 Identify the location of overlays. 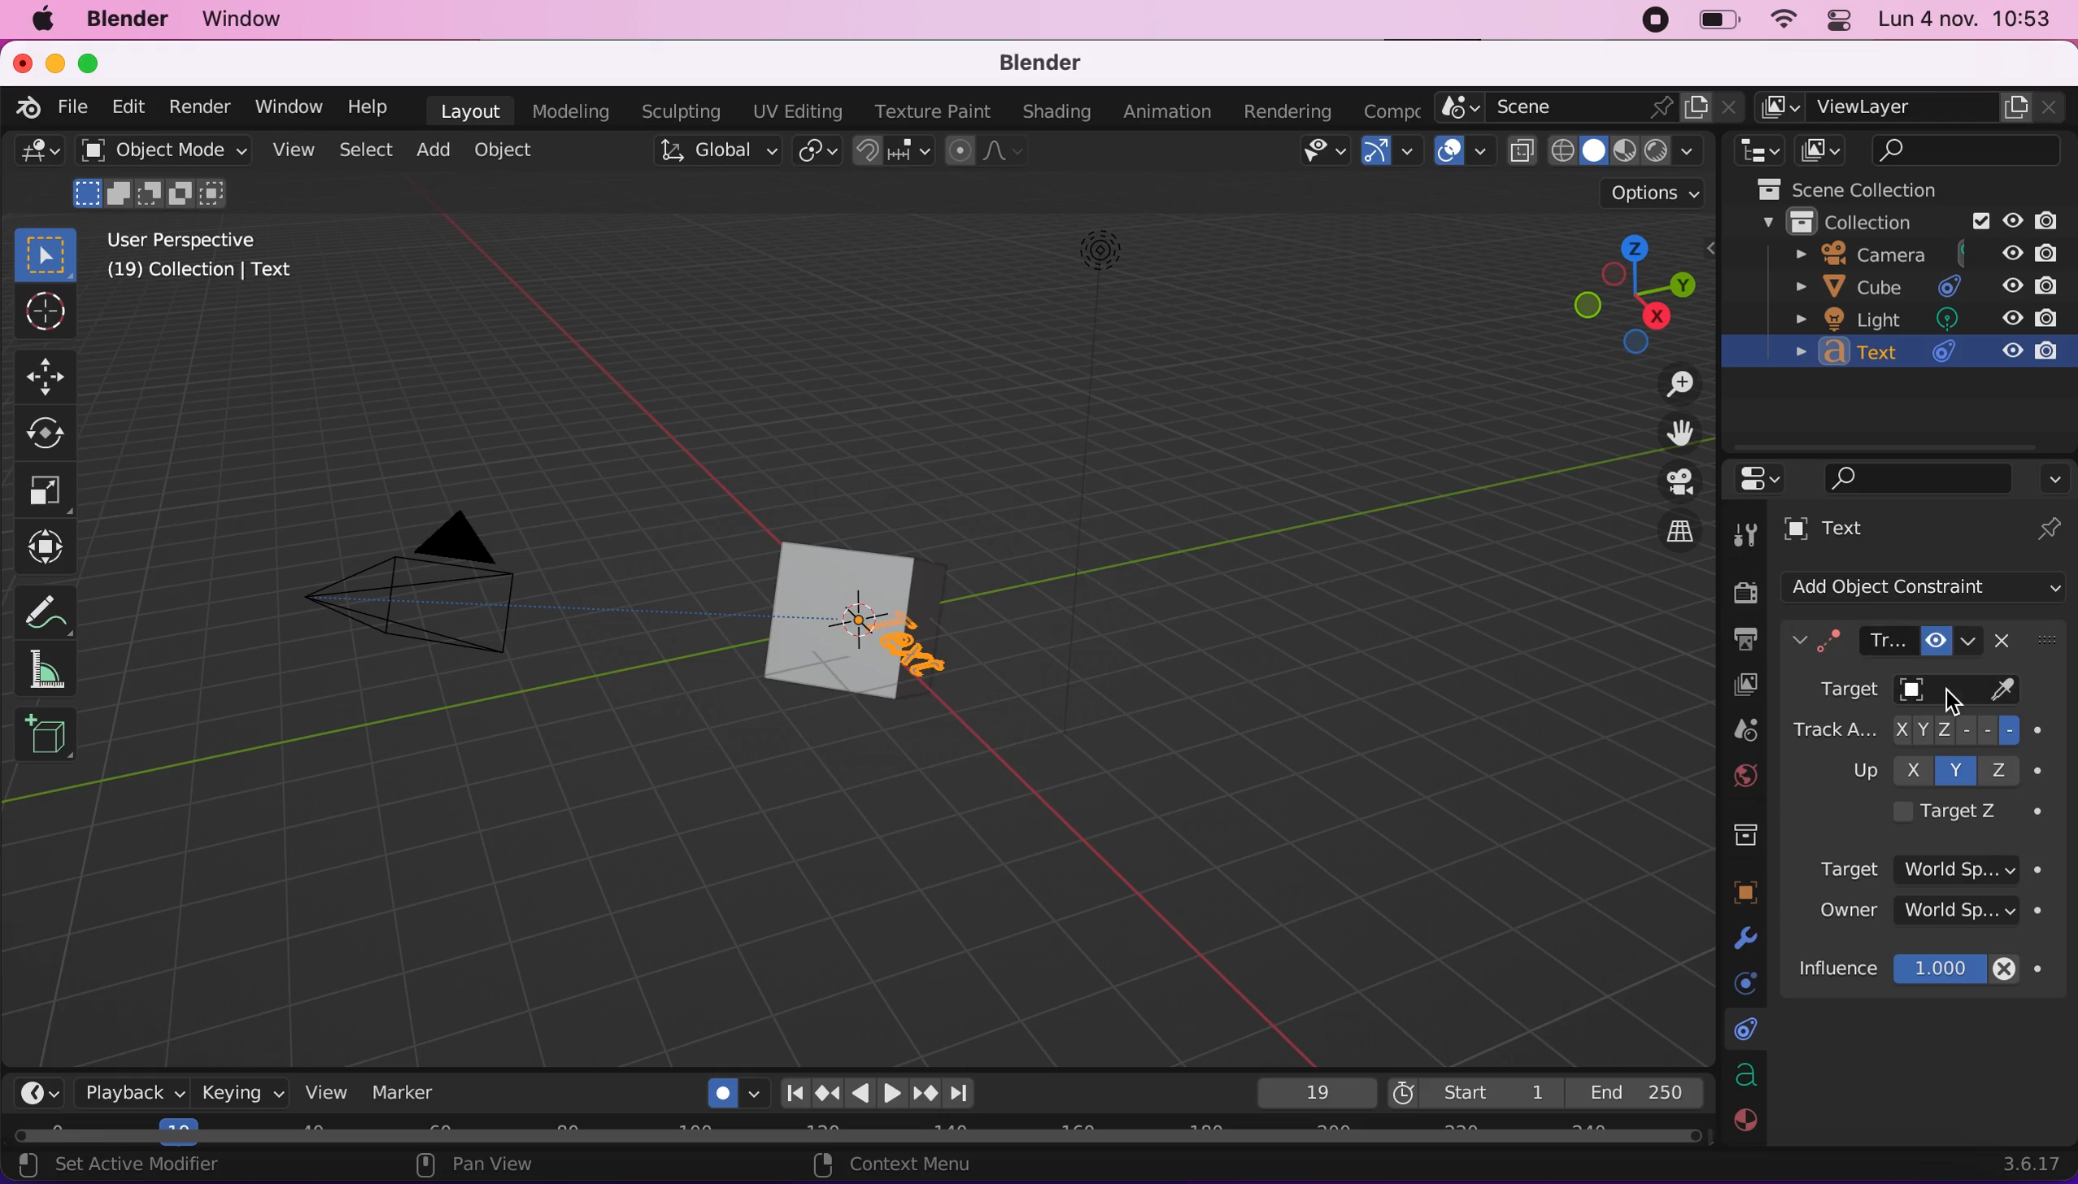
(1460, 150).